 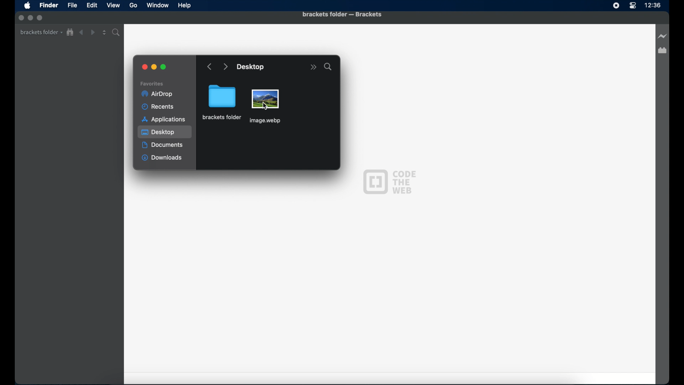 I want to click on image file, so click(x=265, y=107).